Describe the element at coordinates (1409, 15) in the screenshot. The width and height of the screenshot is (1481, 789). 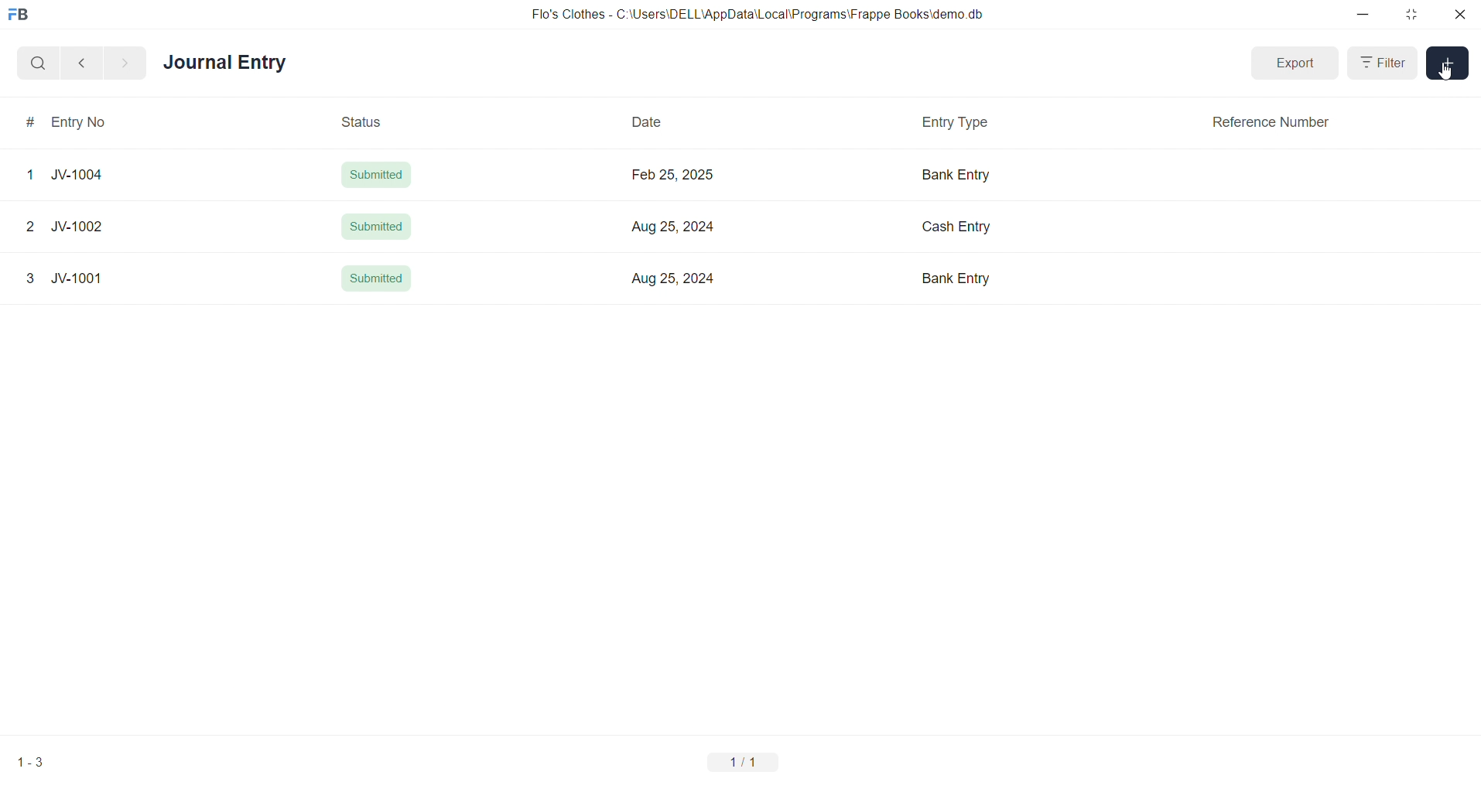
I see `resize` at that location.